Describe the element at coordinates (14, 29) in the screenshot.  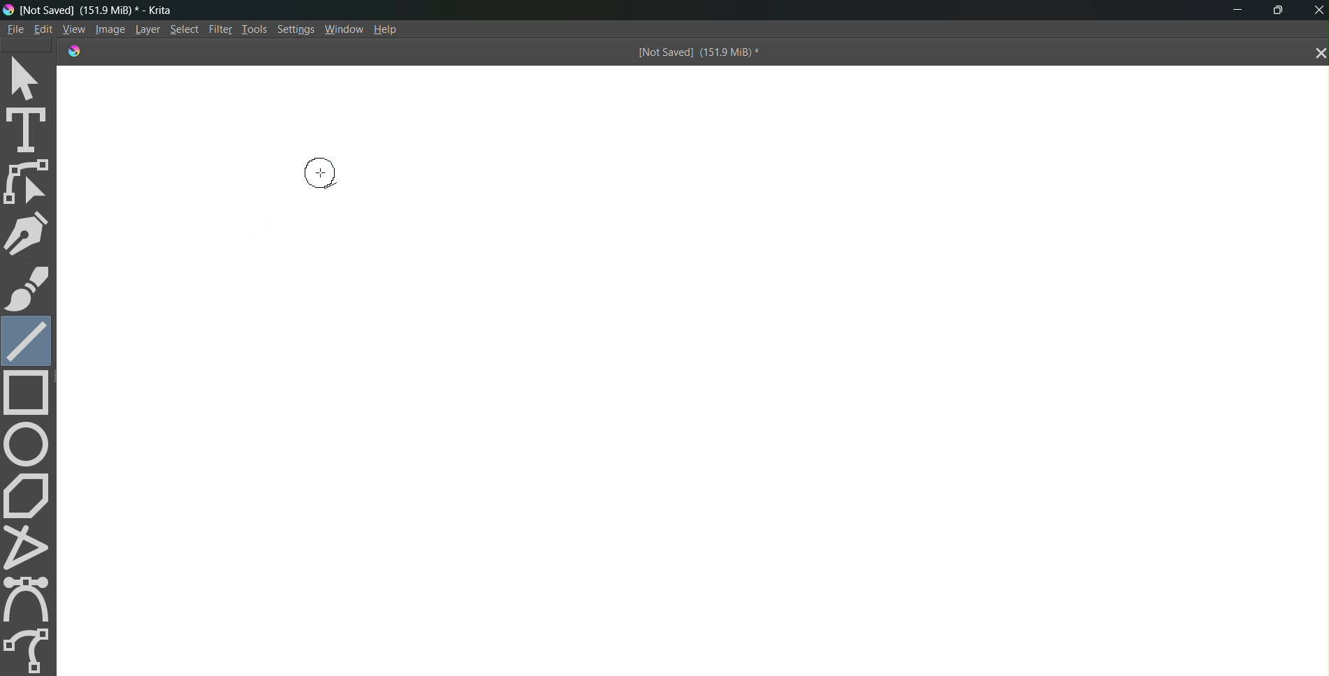
I see `File` at that location.